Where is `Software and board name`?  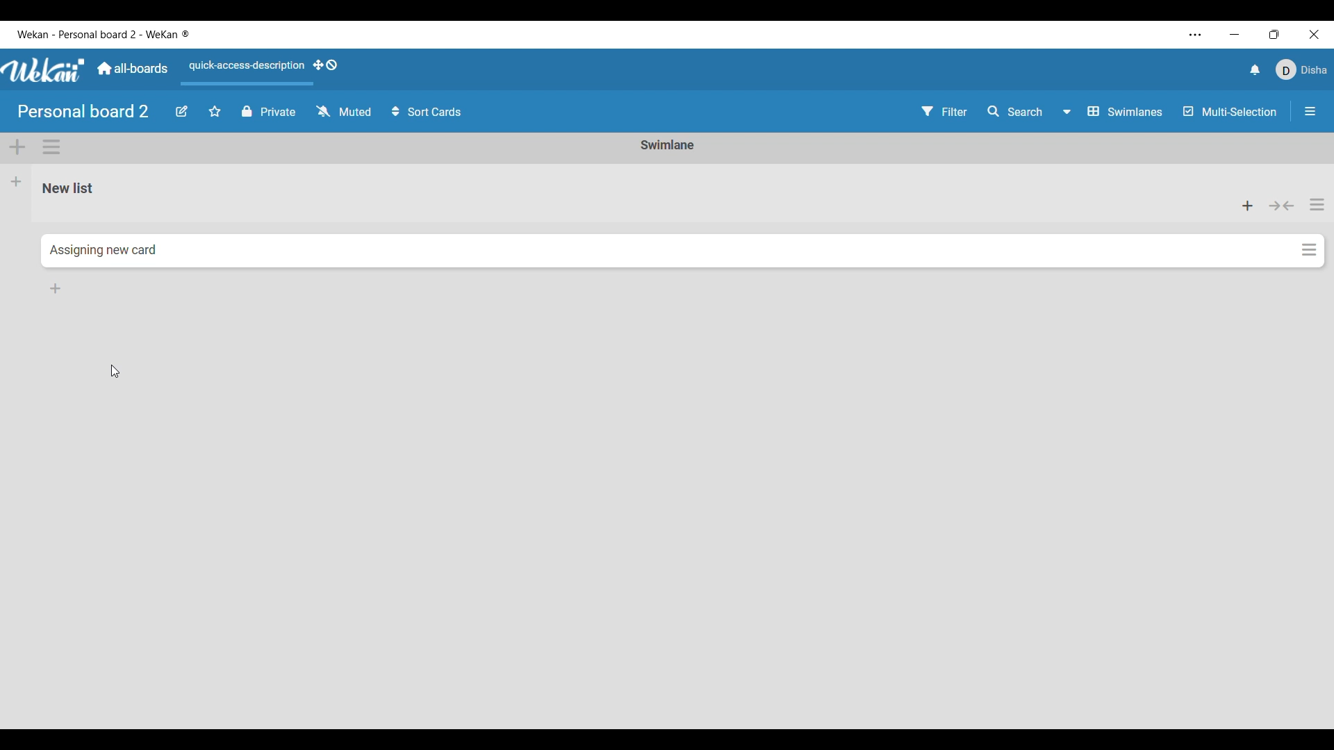 Software and board name is located at coordinates (103, 35).